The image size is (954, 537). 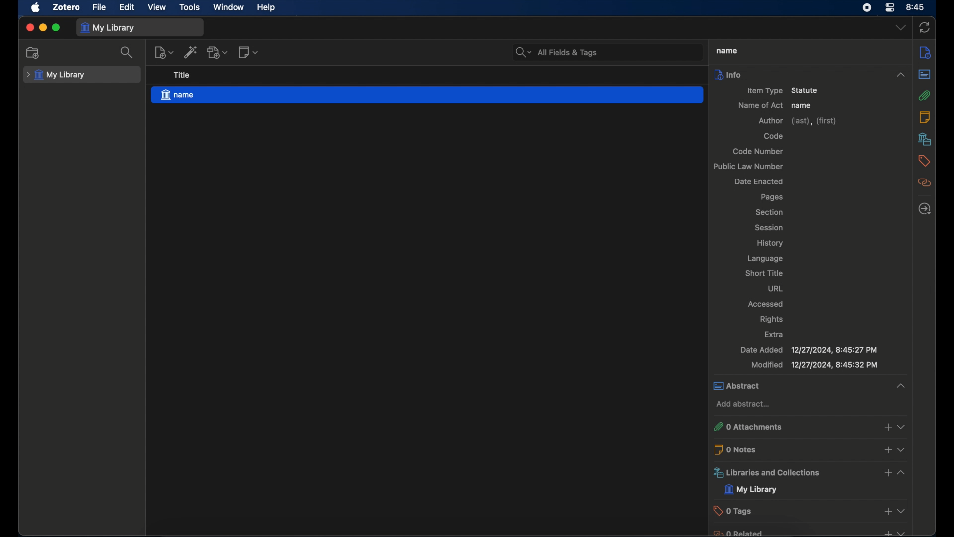 What do you see at coordinates (901, 531) in the screenshot?
I see `dropdown` at bounding box center [901, 531].